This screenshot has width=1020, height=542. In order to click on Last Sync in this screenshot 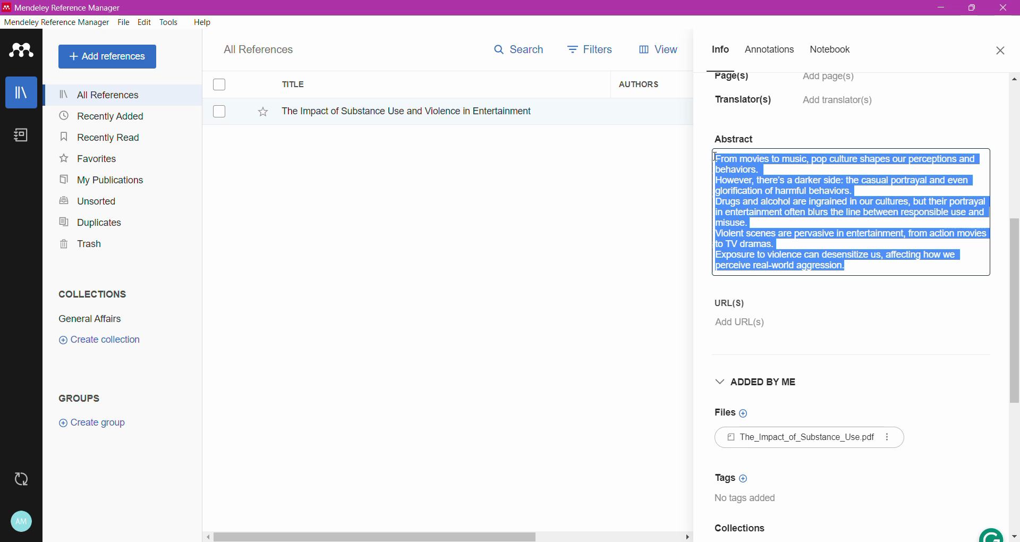, I will do `click(25, 478)`.